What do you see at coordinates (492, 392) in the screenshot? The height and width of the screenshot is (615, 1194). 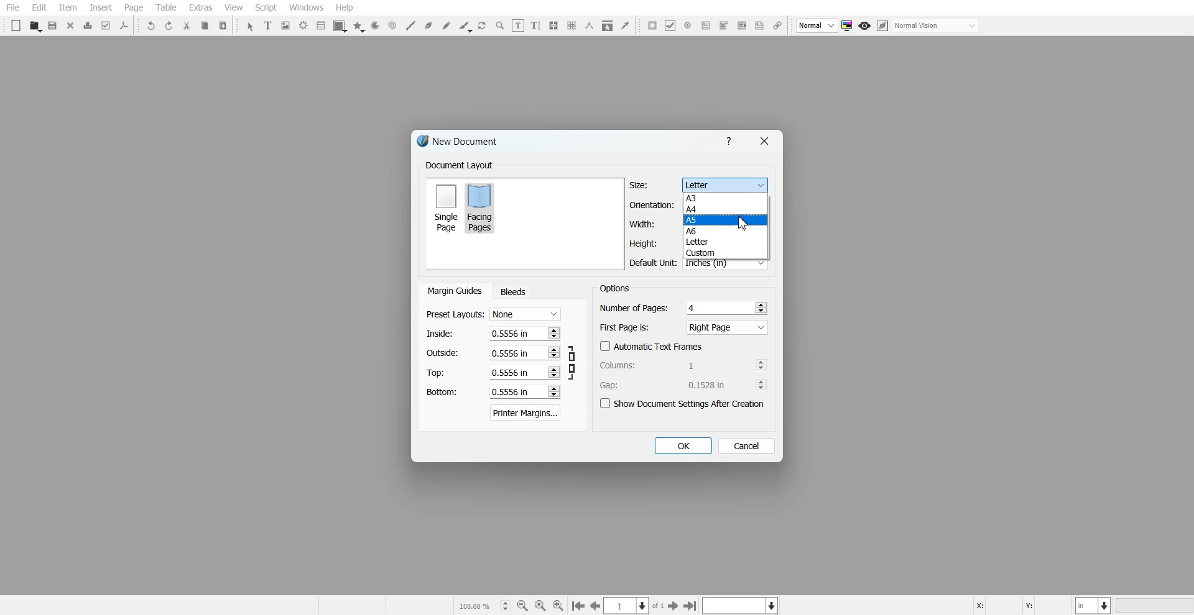 I see `Bottom margin adjuster` at bounding box center [492, 392].